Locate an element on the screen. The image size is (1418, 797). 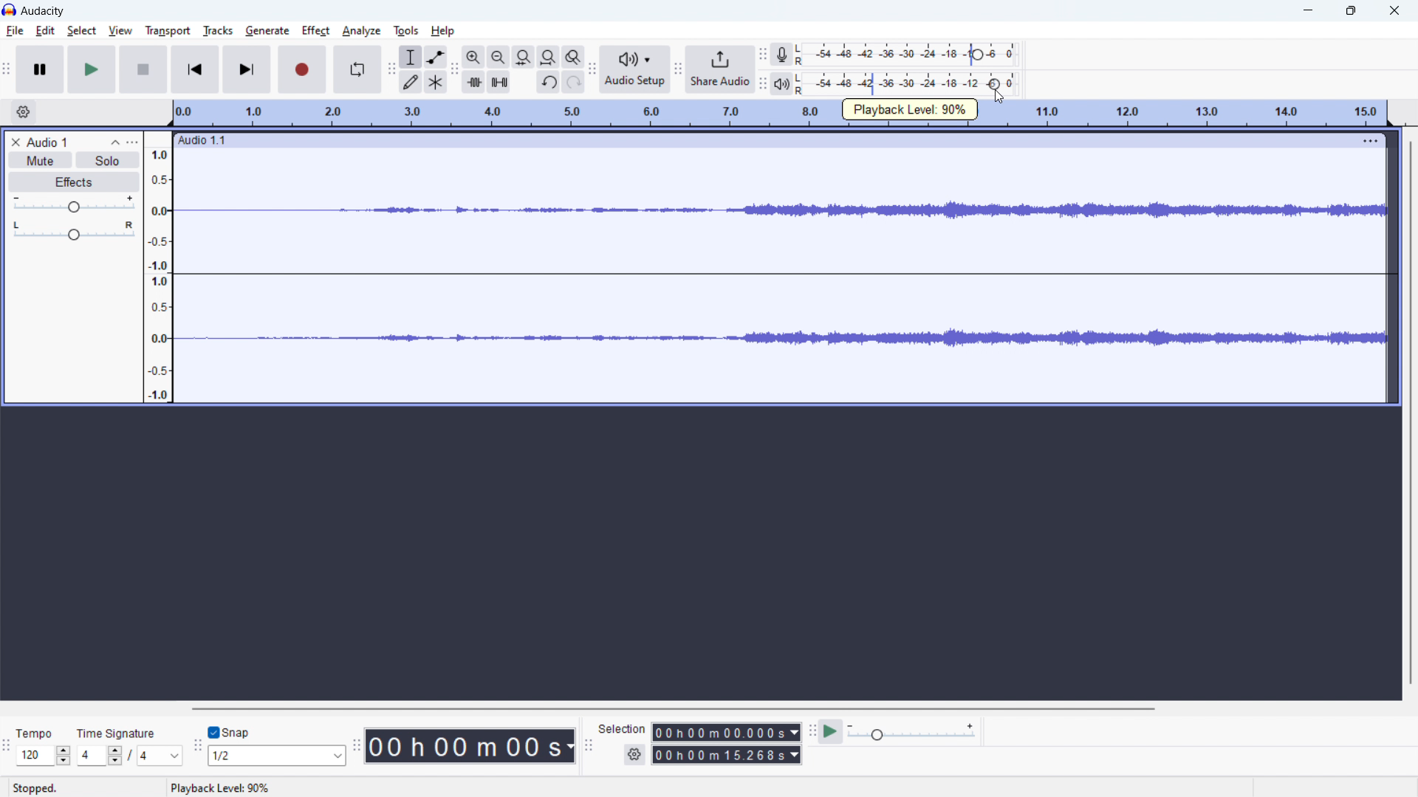
zoom in is located at coordinates (473, 57).